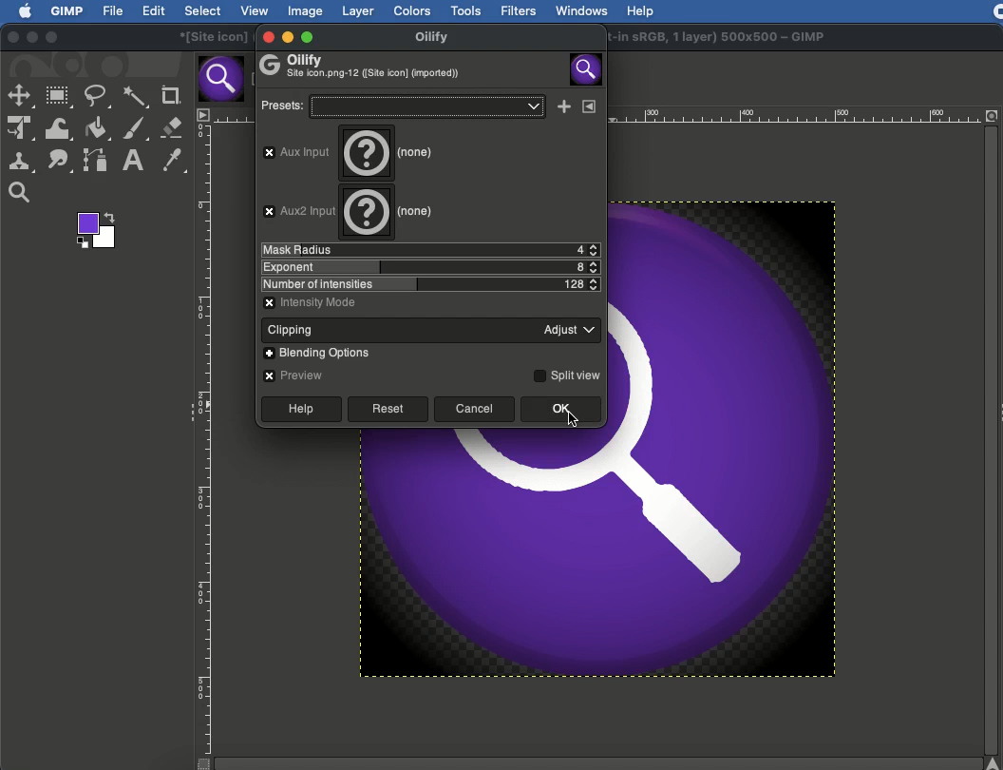 This screenshot has width=1003, height=770. I want to click on aux input, so click(298, 153).